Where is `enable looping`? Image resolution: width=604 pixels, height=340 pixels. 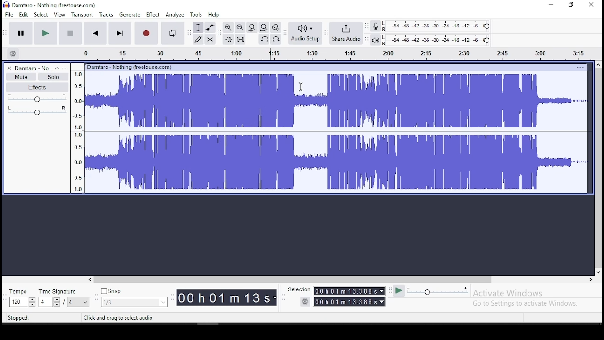 enable looping is located at coordinates (173, 33).